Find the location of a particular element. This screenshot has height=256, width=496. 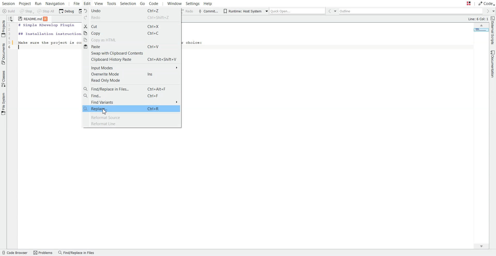

Reformat Source is located at coordinates (132, 117).